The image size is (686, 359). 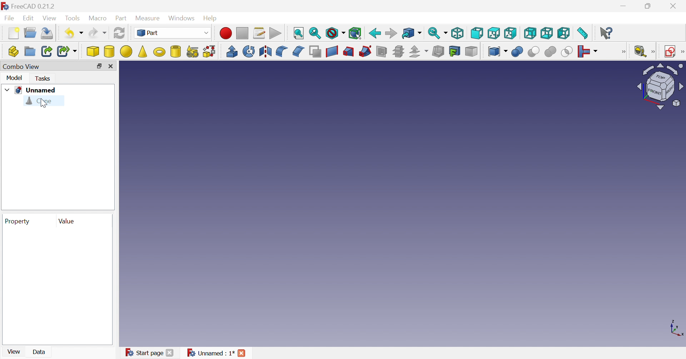 What do you see at coordinates (455, 52) in the screenshot?
I see `Create projection on surface` at bounding box center [455, 52].